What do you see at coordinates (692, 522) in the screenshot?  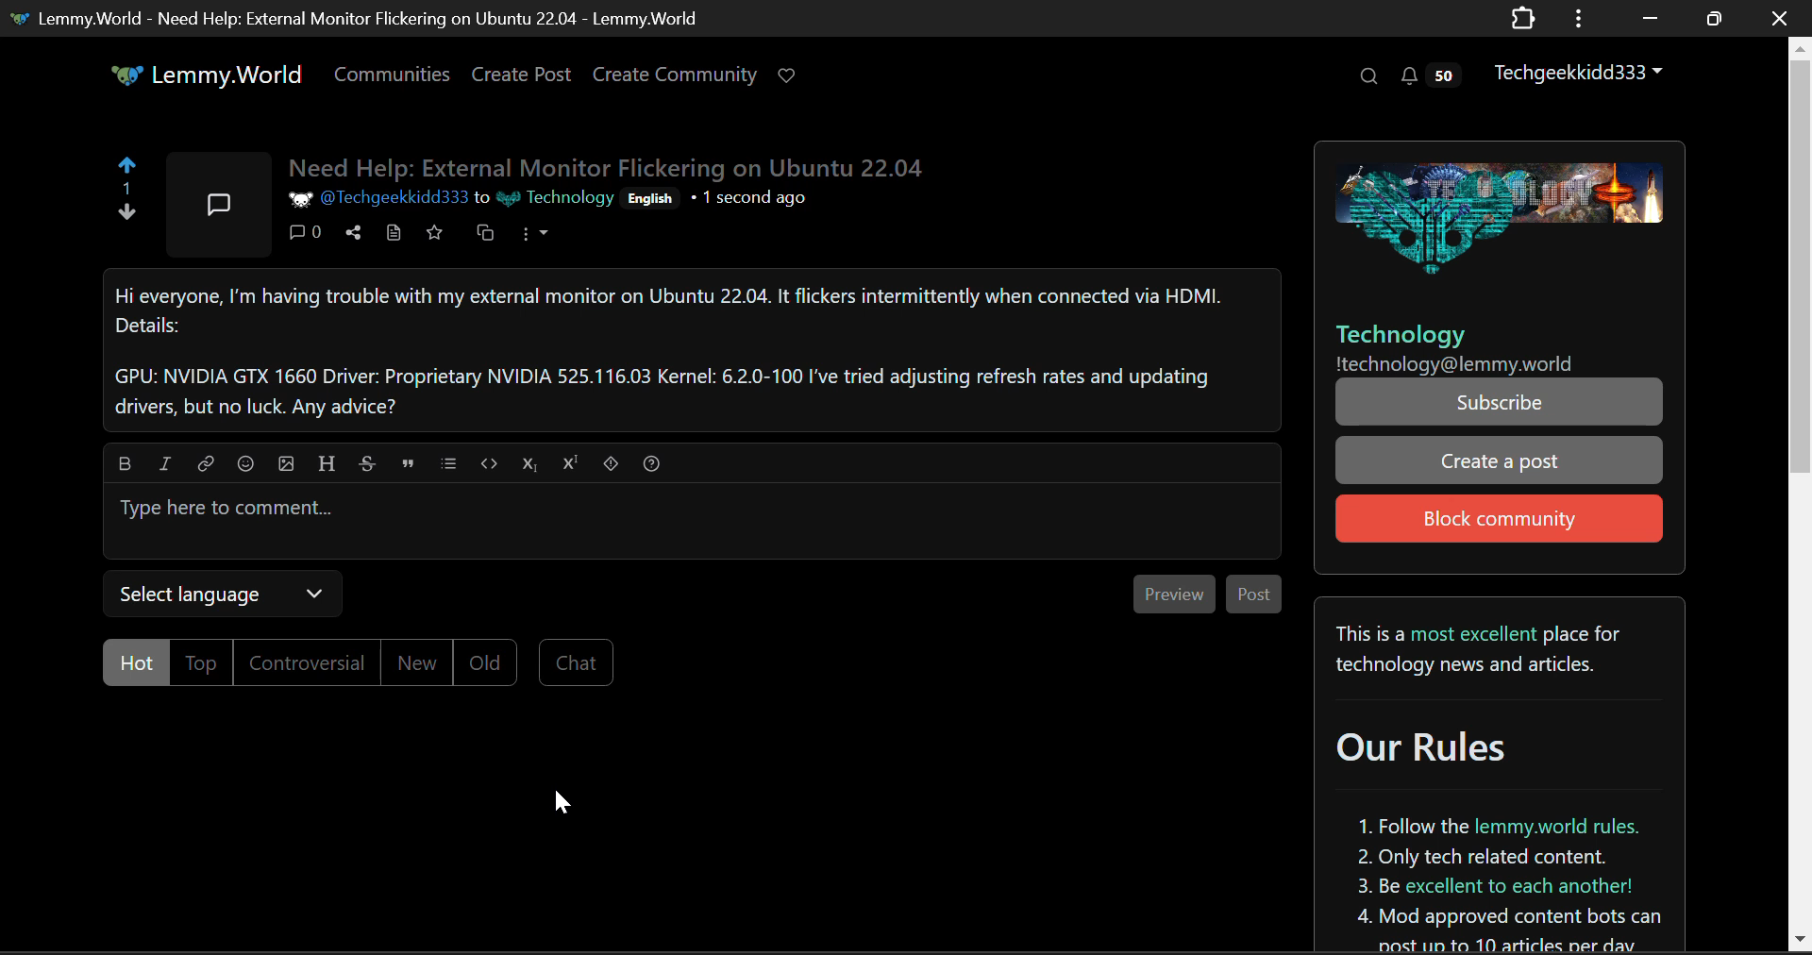 I see `Comment Editing Workpace` at bounding box center [692, 522].